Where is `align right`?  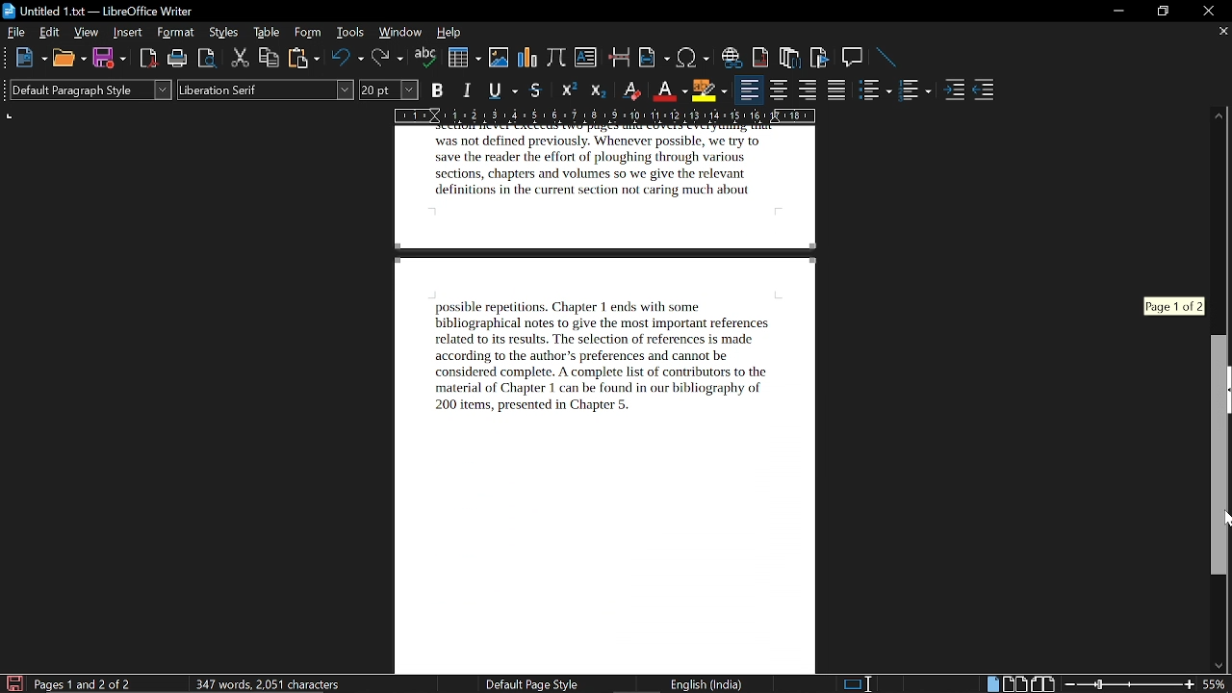 align right is located at coordinates (808, 91).